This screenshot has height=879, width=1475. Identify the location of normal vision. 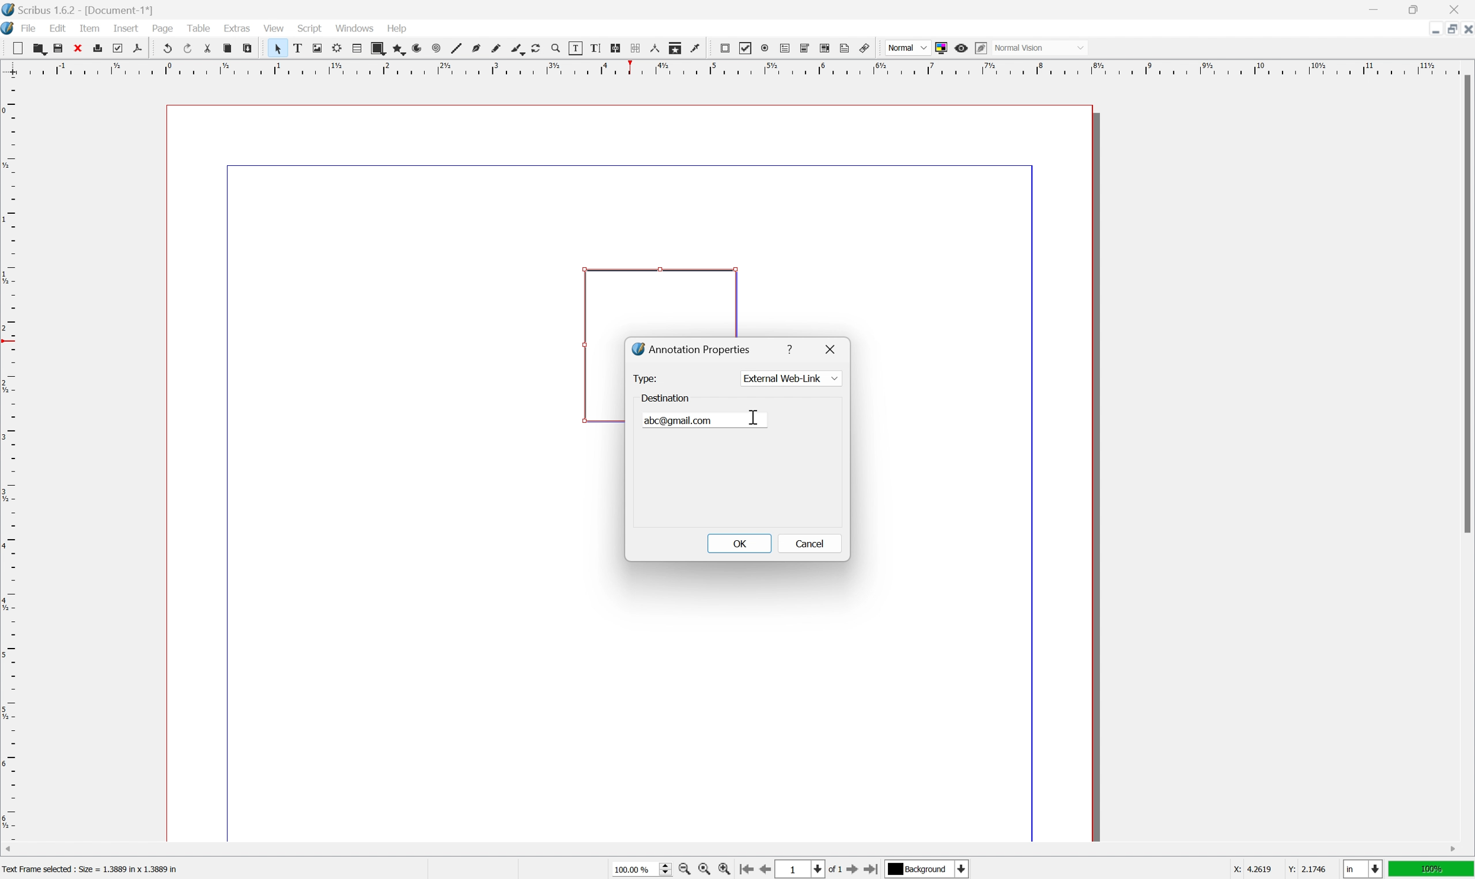
(1039, 47).